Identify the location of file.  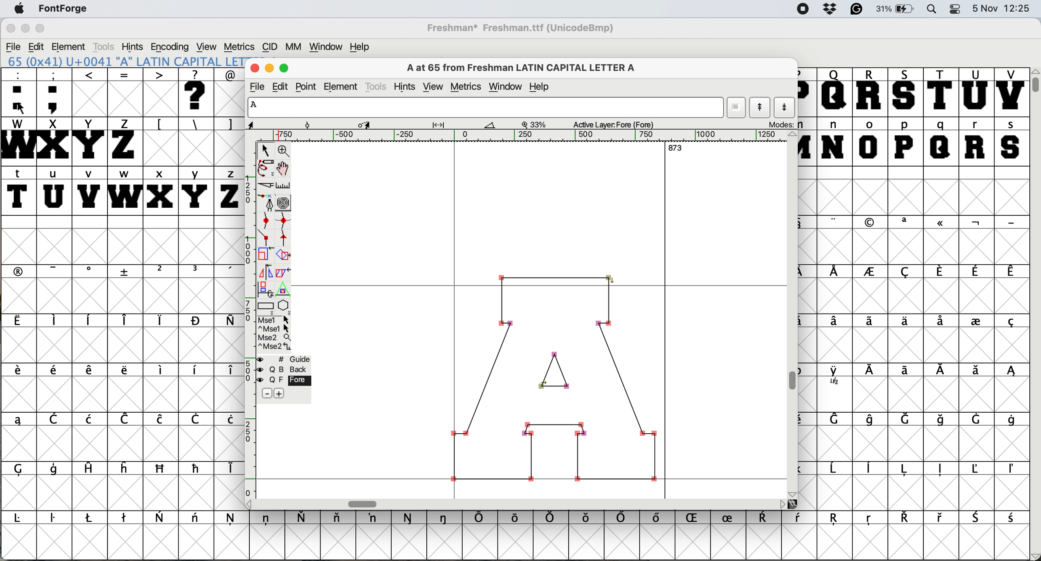
(12, 46).